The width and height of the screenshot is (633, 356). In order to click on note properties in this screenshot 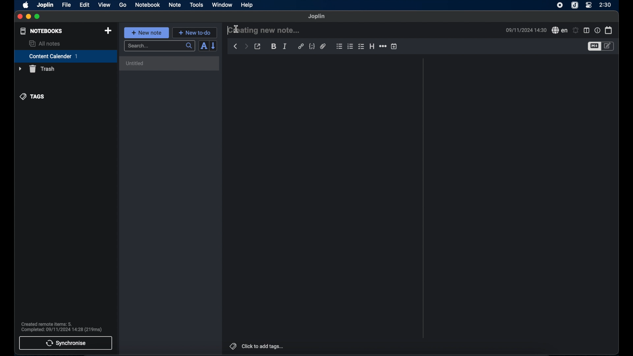, I will do `click(597, 30)`.